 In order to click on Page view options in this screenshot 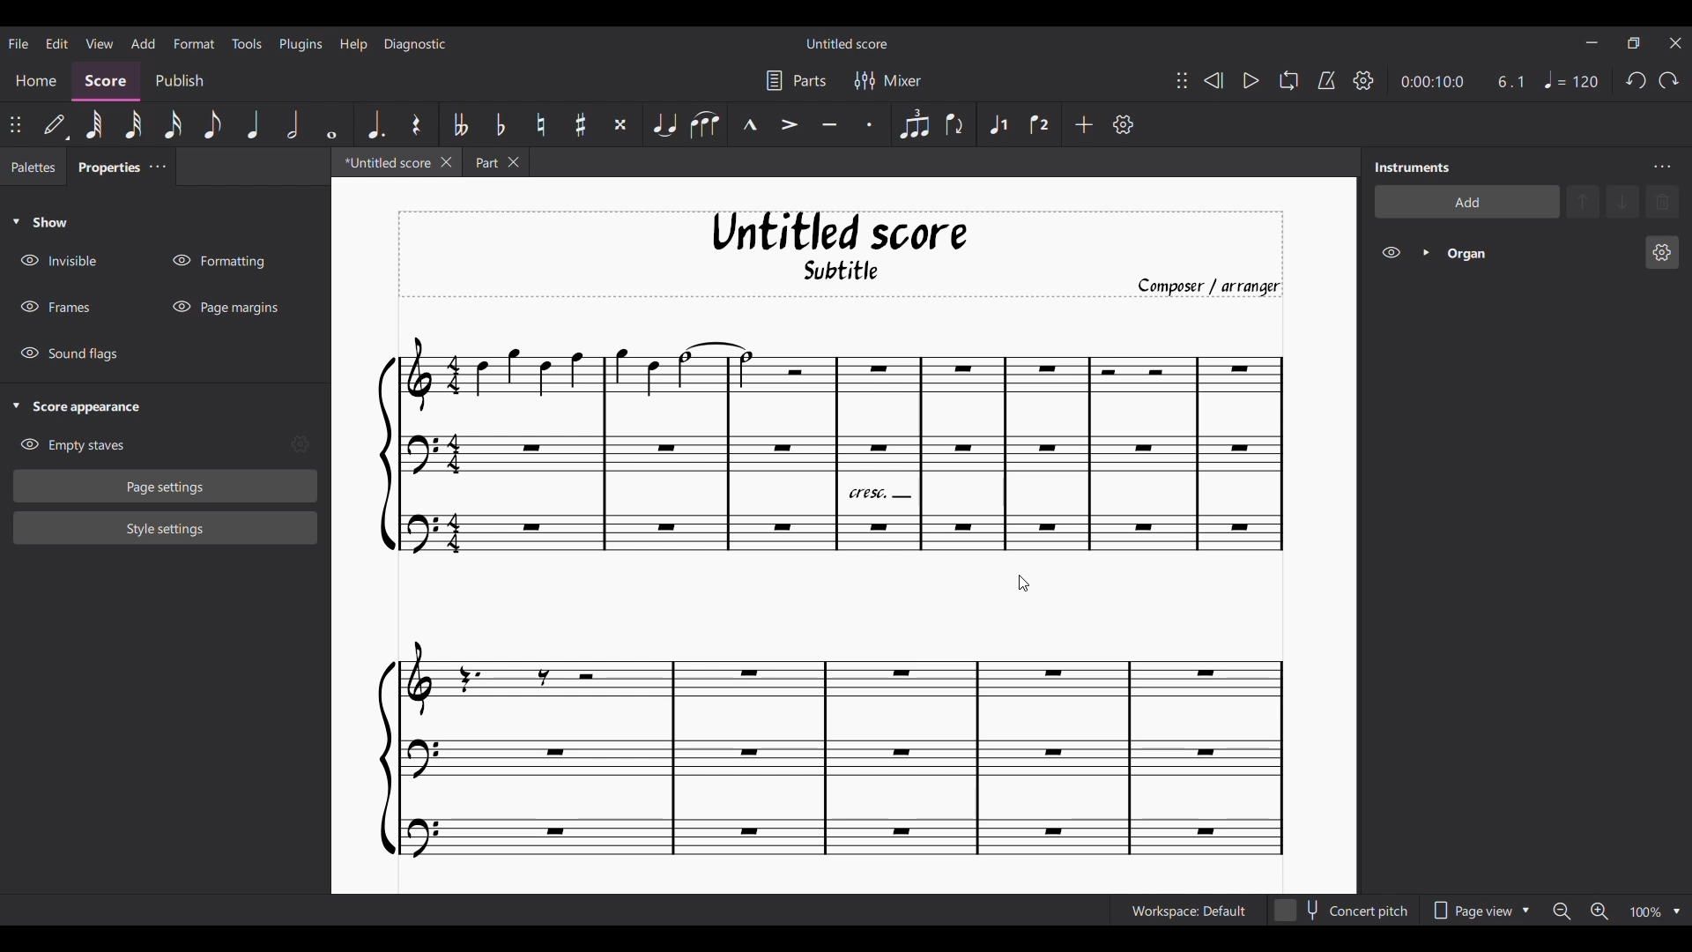, I will do `click(1476, 911)`.